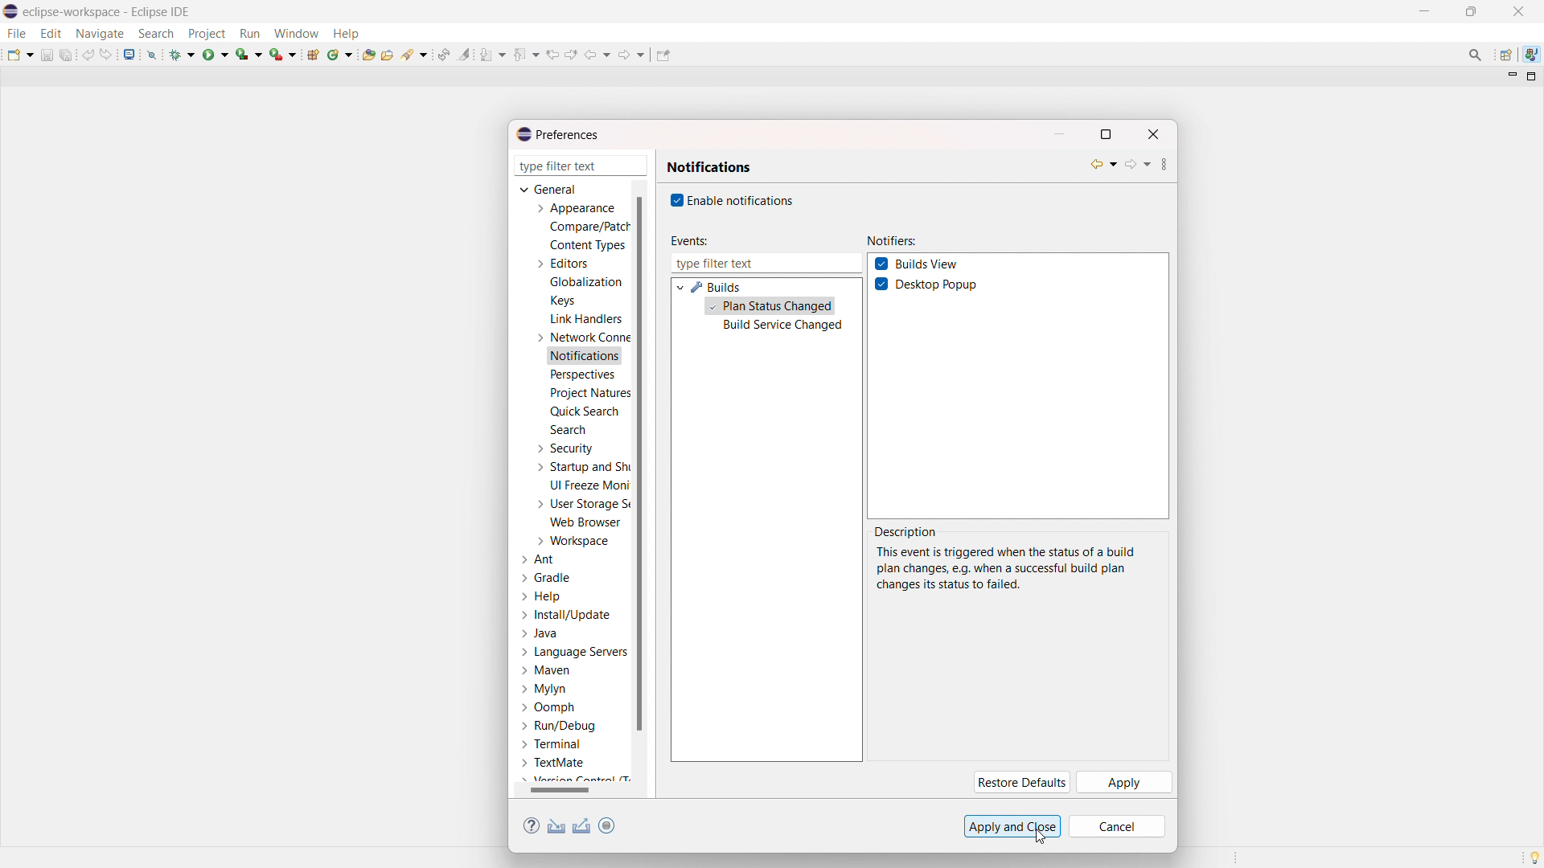  Describe the element at coordinates (680, 286) in the screenshot. I see `expand builds` at that location.